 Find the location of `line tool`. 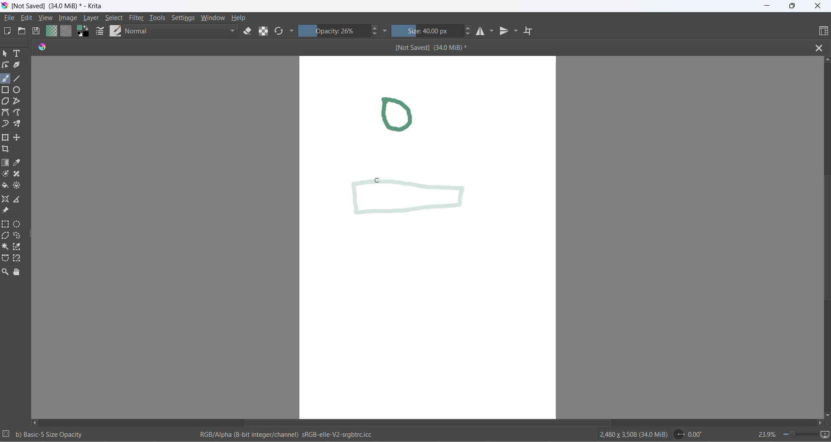

line tool is located at coordinates (22, 78).